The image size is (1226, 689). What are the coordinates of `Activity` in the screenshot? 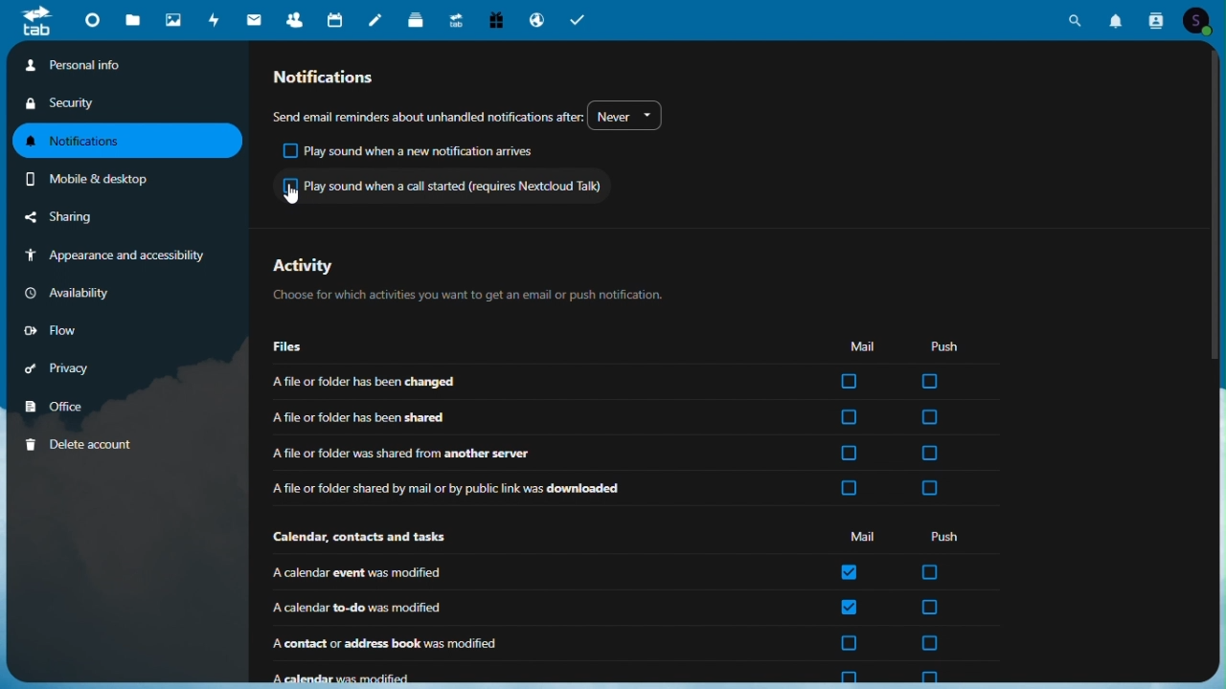 It's located at (215, 18).